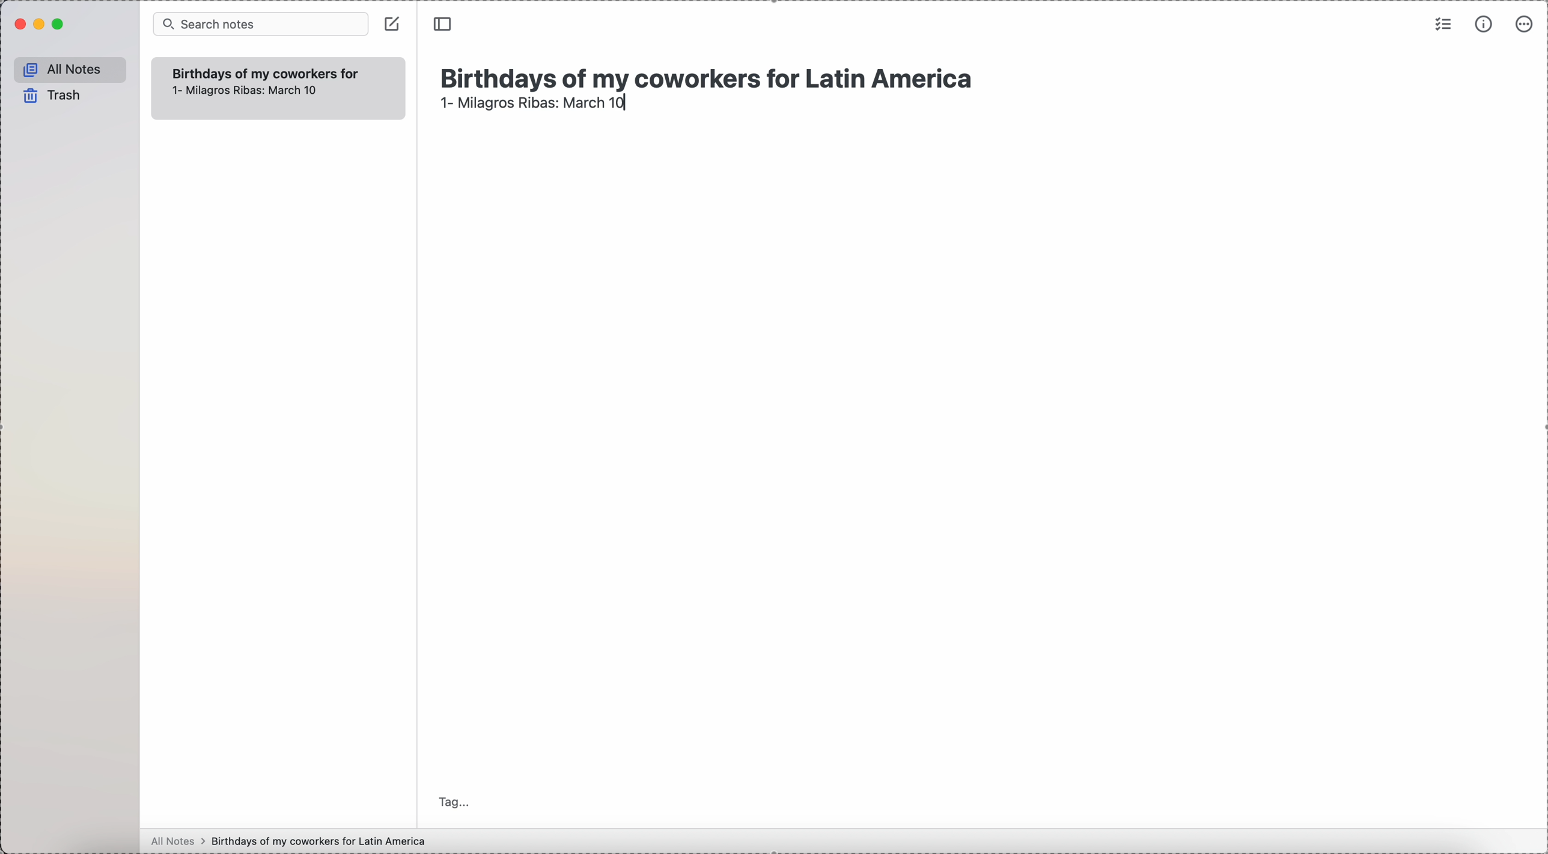 Image resolution: width=1548 pixels, height=854 pixels. Describe the element at coordinates (19, 24) in the screenshot. I see `close Simplenote` at that location.